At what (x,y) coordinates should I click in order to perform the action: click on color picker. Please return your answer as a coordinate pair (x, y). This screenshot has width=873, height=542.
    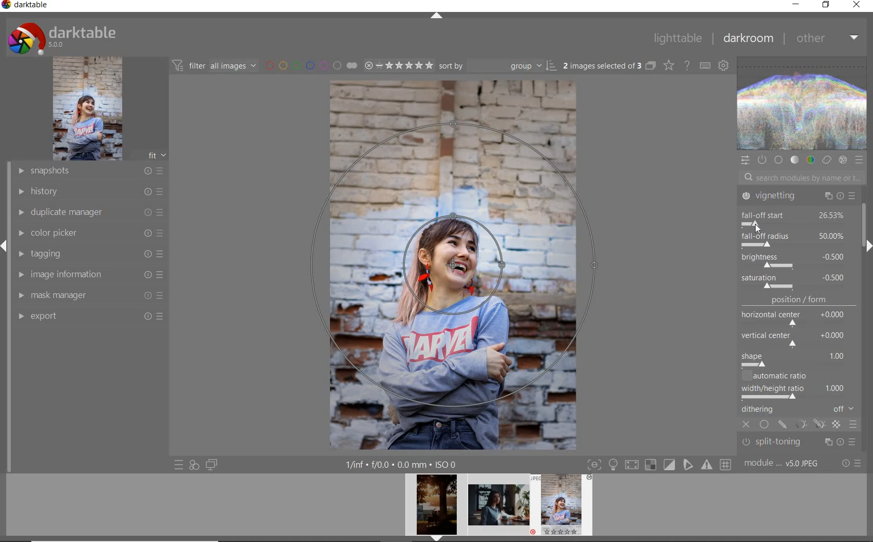
    Looking at the image, I should click on (89, 233).